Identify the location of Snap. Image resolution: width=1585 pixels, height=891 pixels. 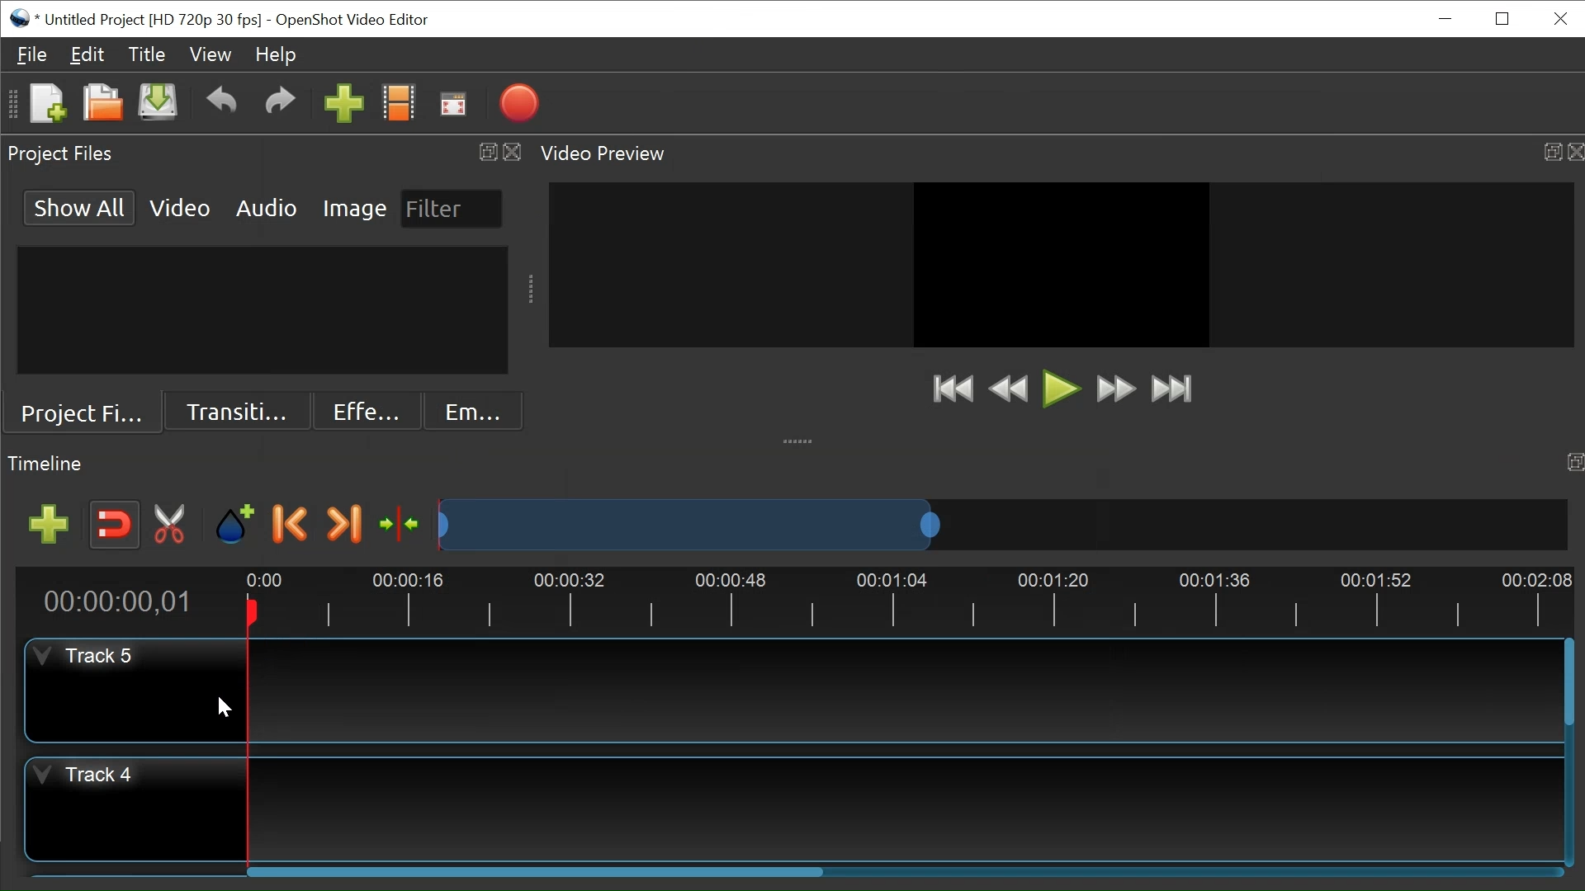
(116, 525).